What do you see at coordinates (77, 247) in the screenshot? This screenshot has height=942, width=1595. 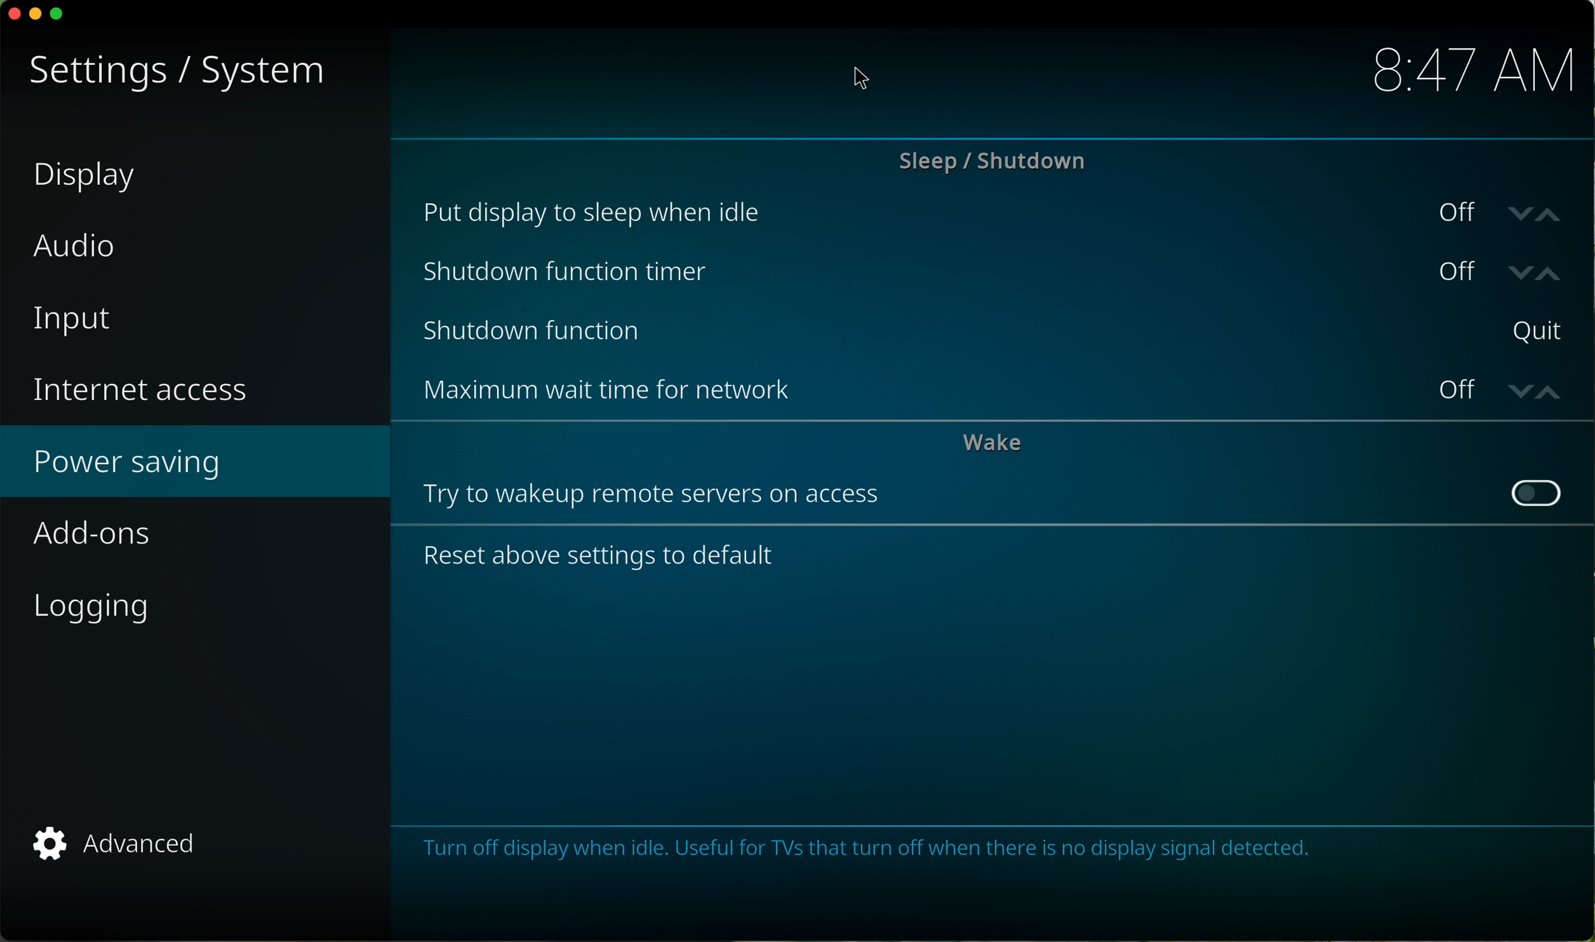 I see `audio` at bounding box center [77, 247].